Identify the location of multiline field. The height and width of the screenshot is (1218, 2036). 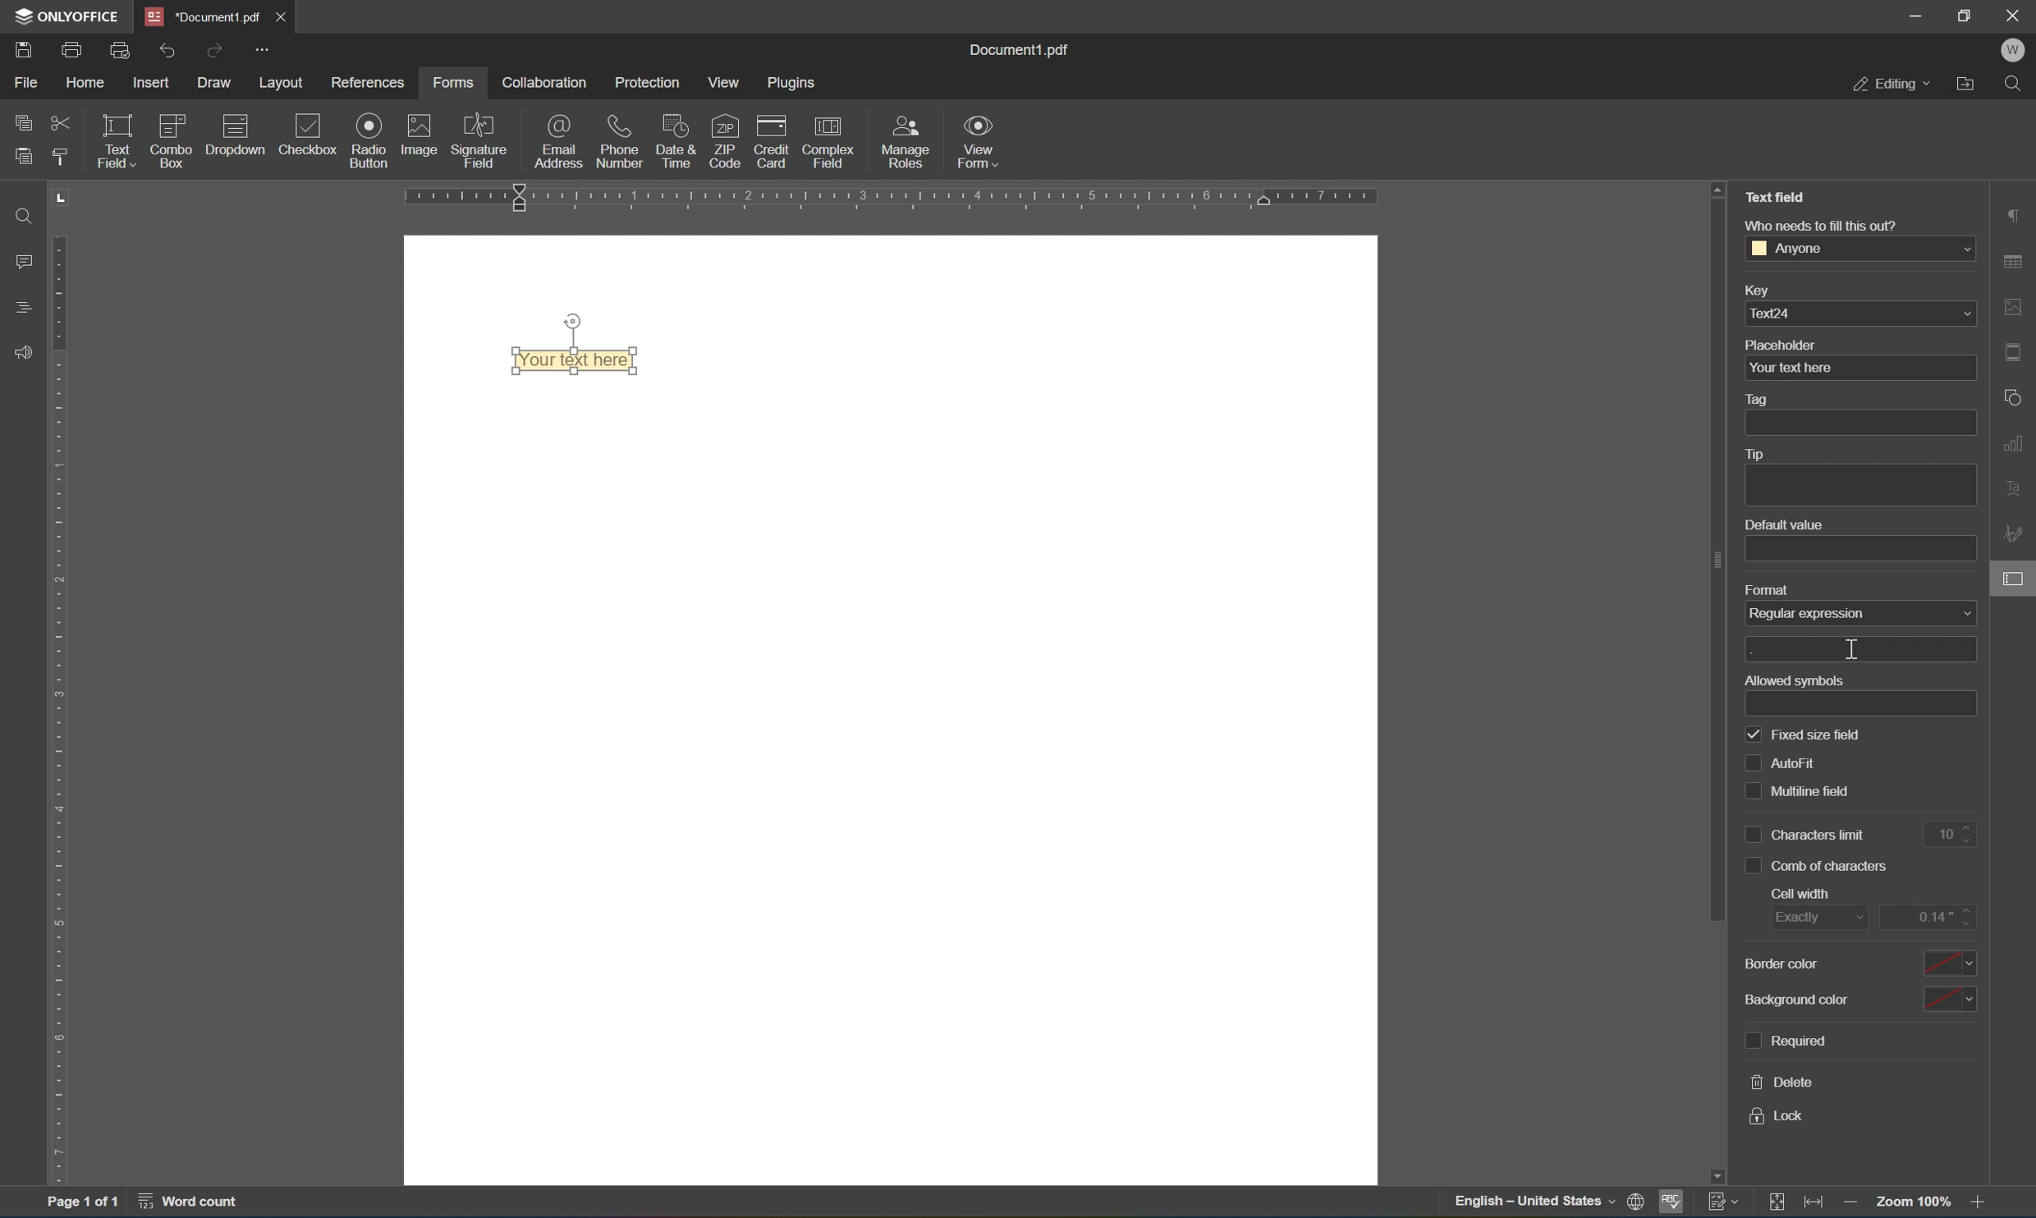
(1800, 793).